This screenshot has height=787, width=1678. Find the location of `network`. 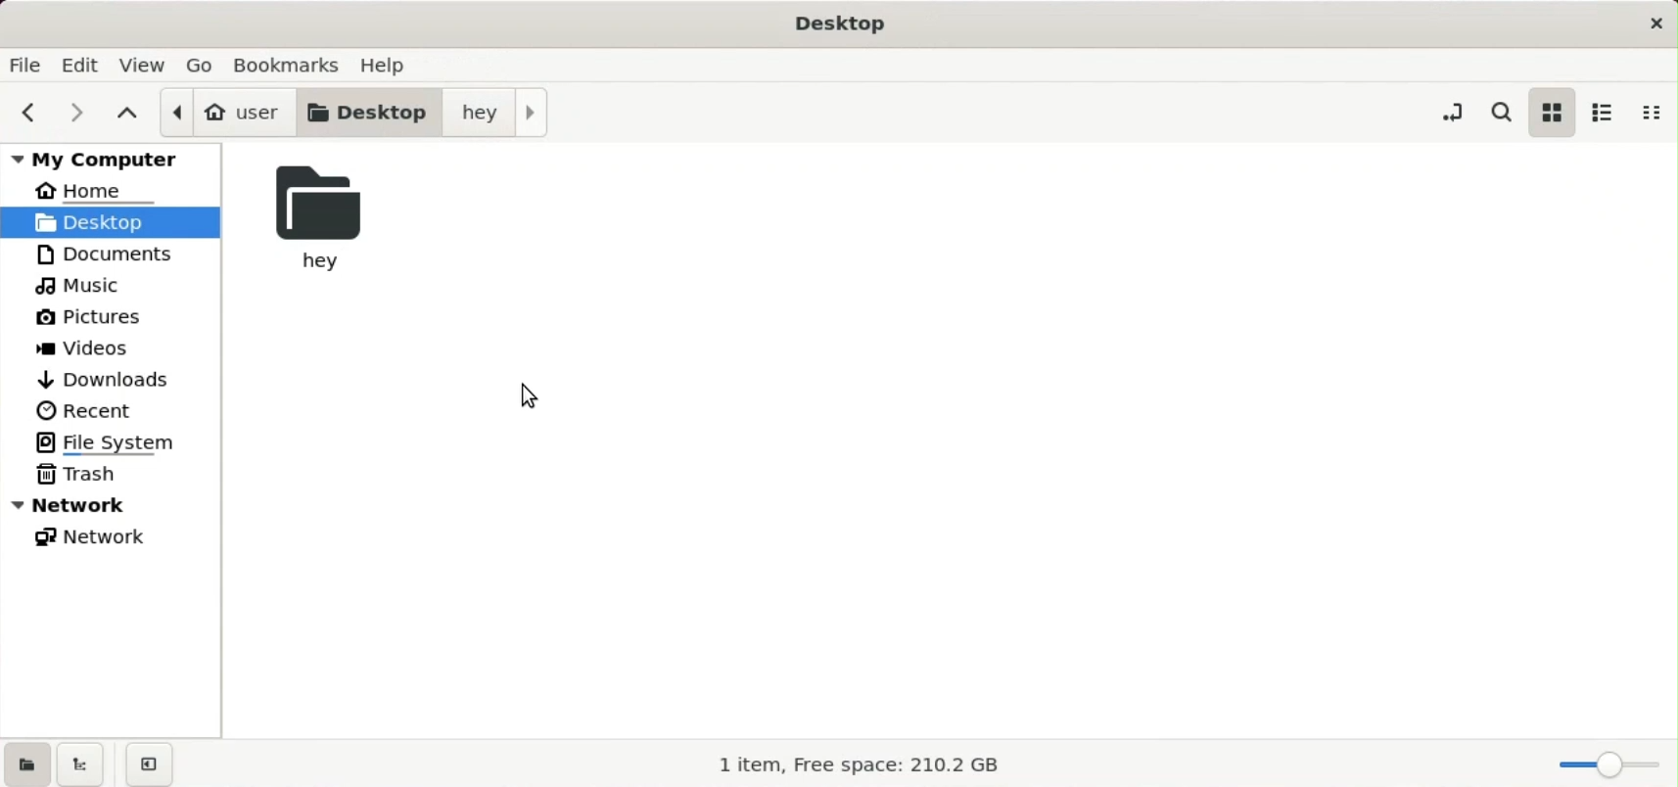

network is located at coordinates (95, 535).